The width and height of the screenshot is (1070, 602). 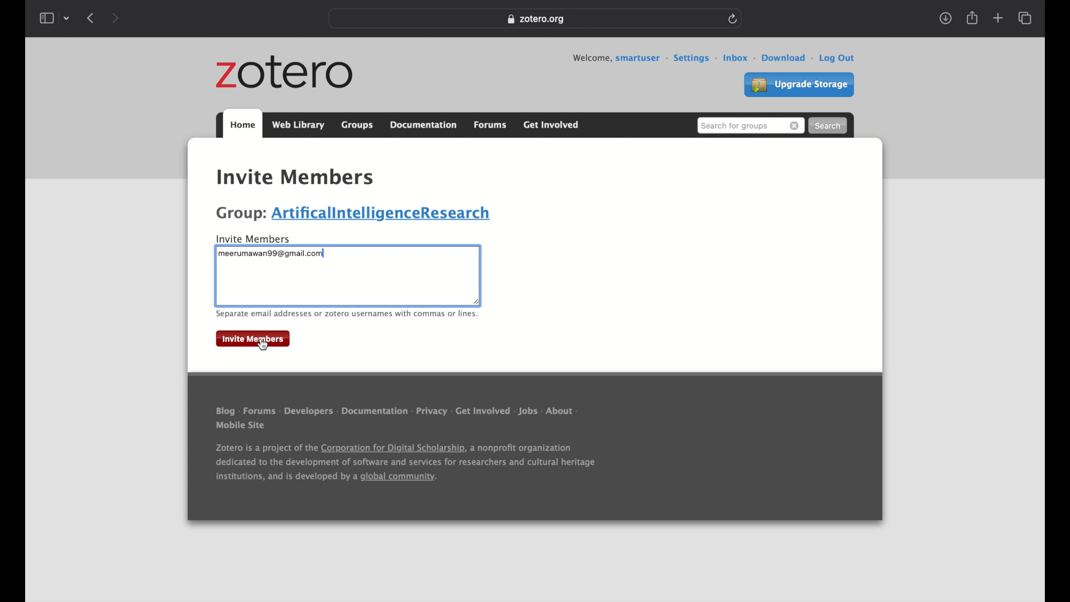 I want to click on search for groups, so click(x=750, y=126).